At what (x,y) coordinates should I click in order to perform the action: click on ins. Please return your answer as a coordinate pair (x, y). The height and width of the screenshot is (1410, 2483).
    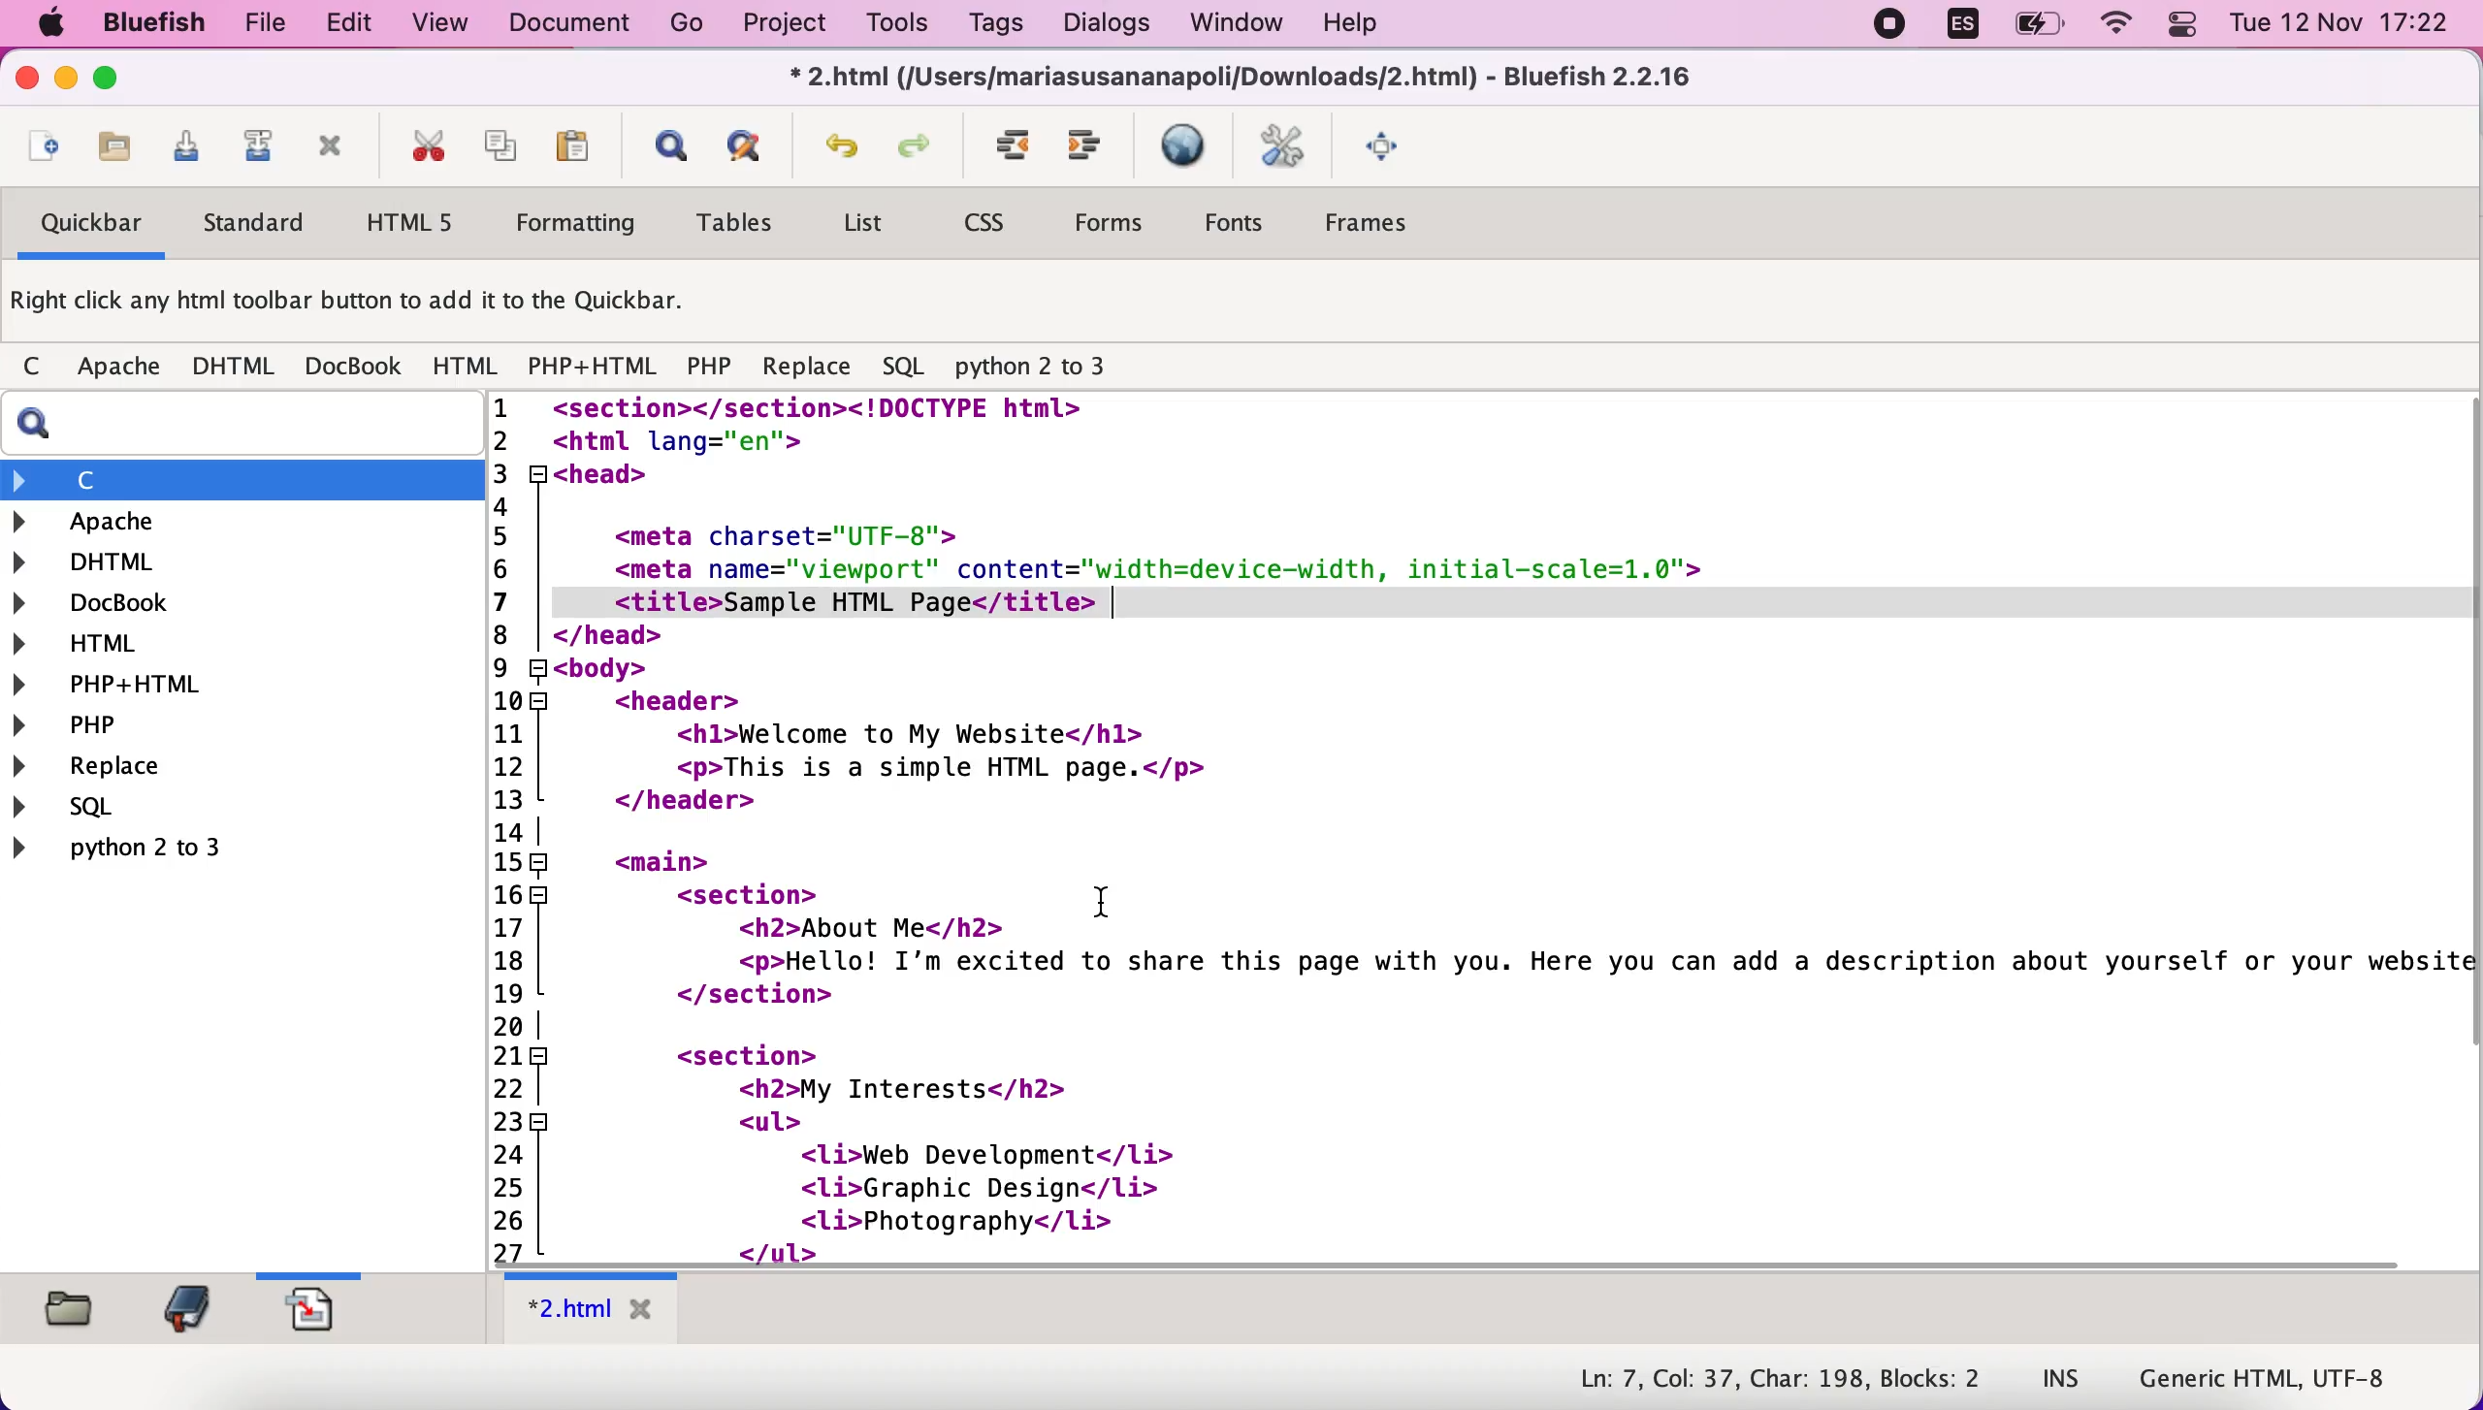
    Looking at the image, I should click on (2061, 1382).